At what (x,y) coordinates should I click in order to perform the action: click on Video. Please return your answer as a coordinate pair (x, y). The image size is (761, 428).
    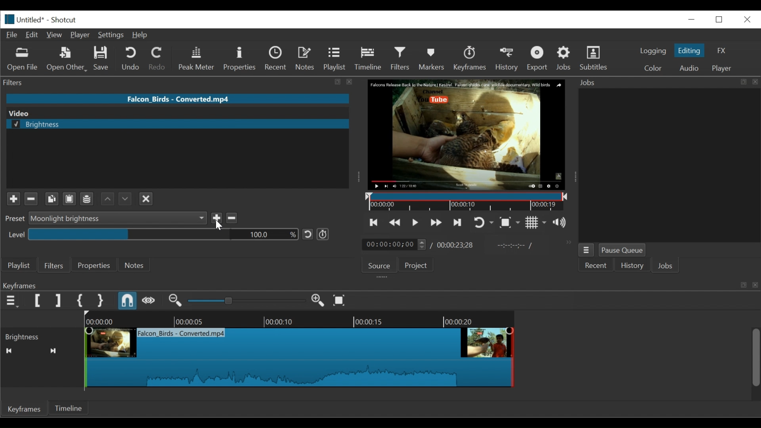
    Looking at the image, I should click on (173, 113).